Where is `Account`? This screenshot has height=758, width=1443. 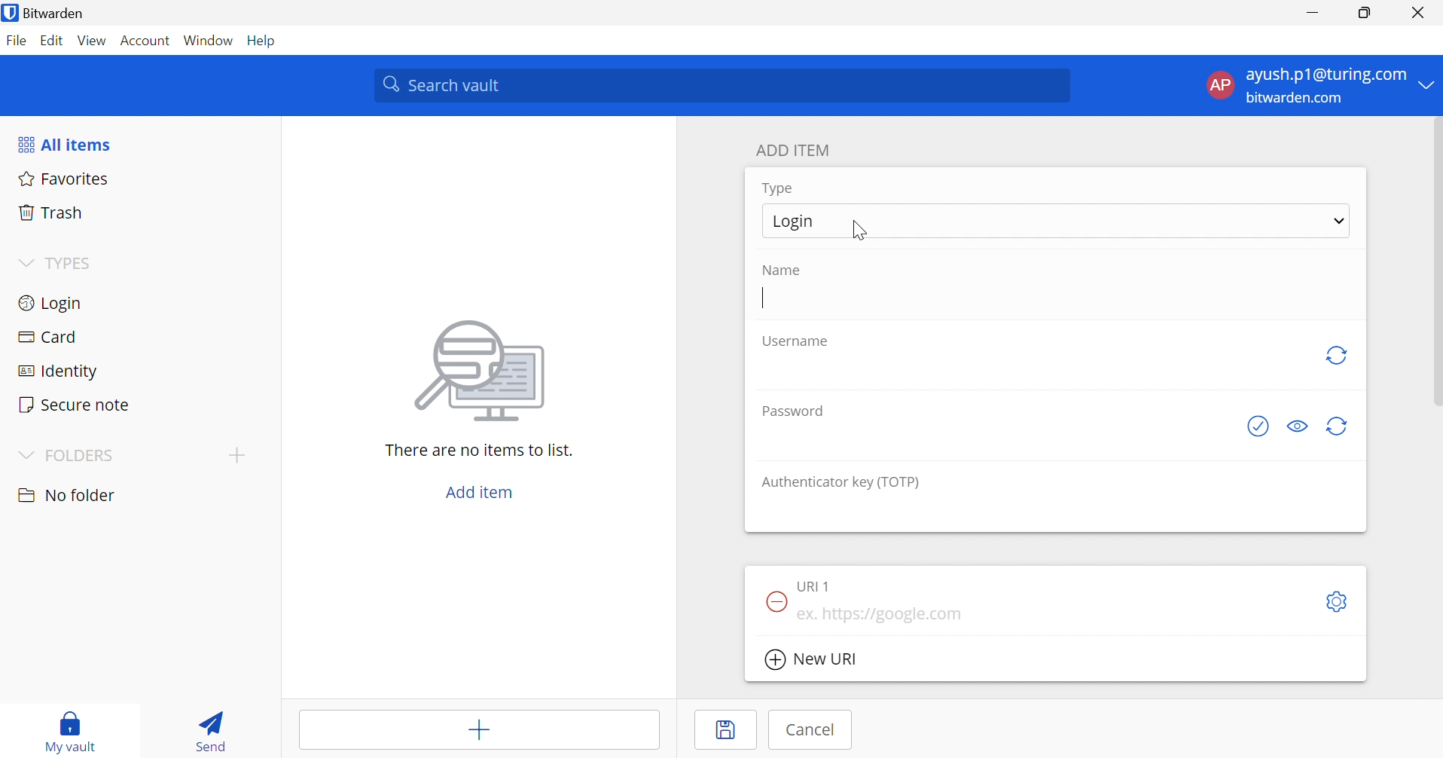
Account is located at coordinates (145, 41).